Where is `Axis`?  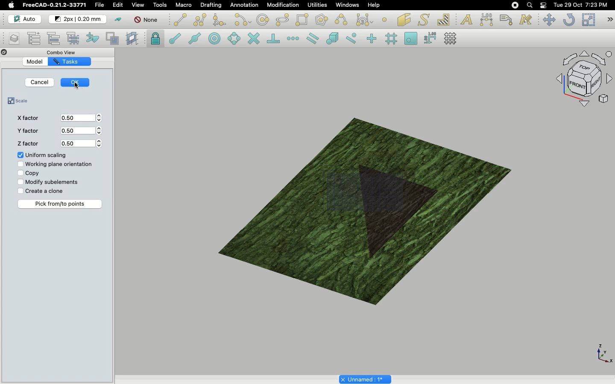 Axis is located at coordinates (603, 353).